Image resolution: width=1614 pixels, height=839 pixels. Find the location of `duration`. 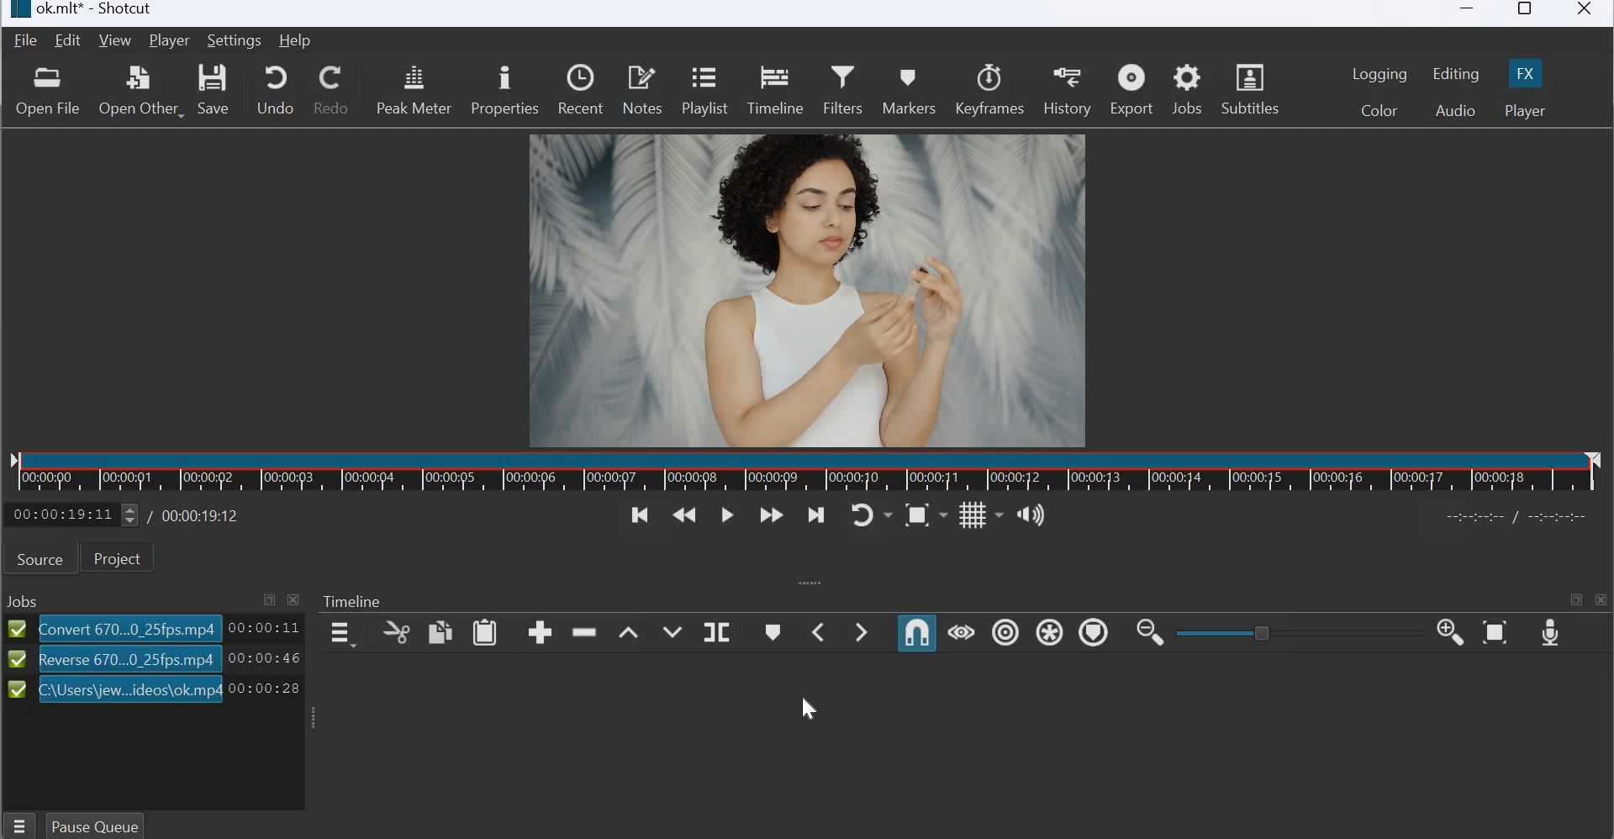

duration is located at coordinates (264, 657).